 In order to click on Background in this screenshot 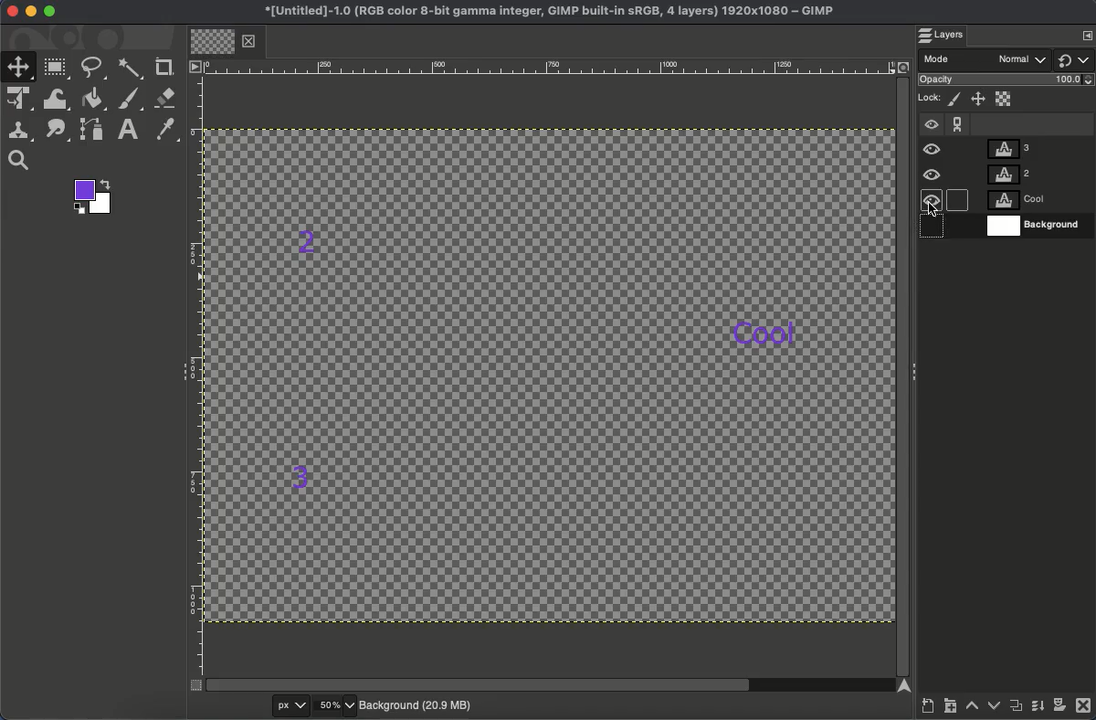, I will do `click(417, 704)`.